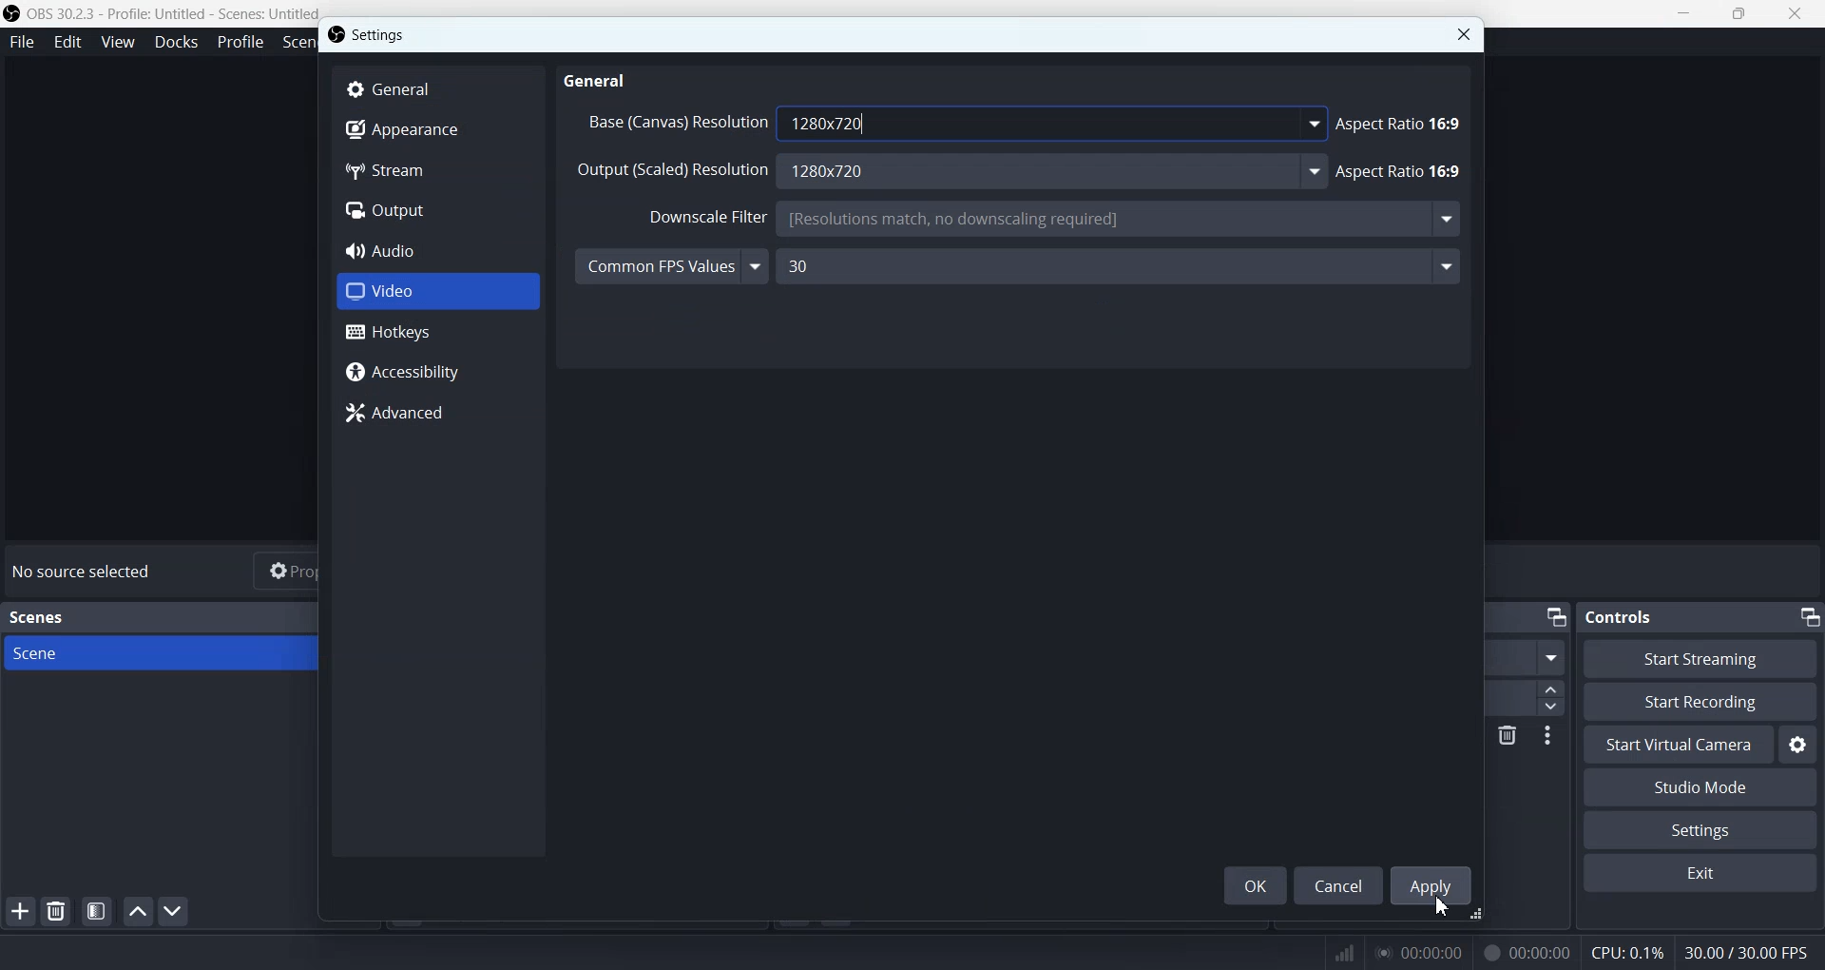 This screenshot has height=970, width=1825. Describe the element at coordinates (1434, 883) in the screenshot. I see `Apply` at that location.